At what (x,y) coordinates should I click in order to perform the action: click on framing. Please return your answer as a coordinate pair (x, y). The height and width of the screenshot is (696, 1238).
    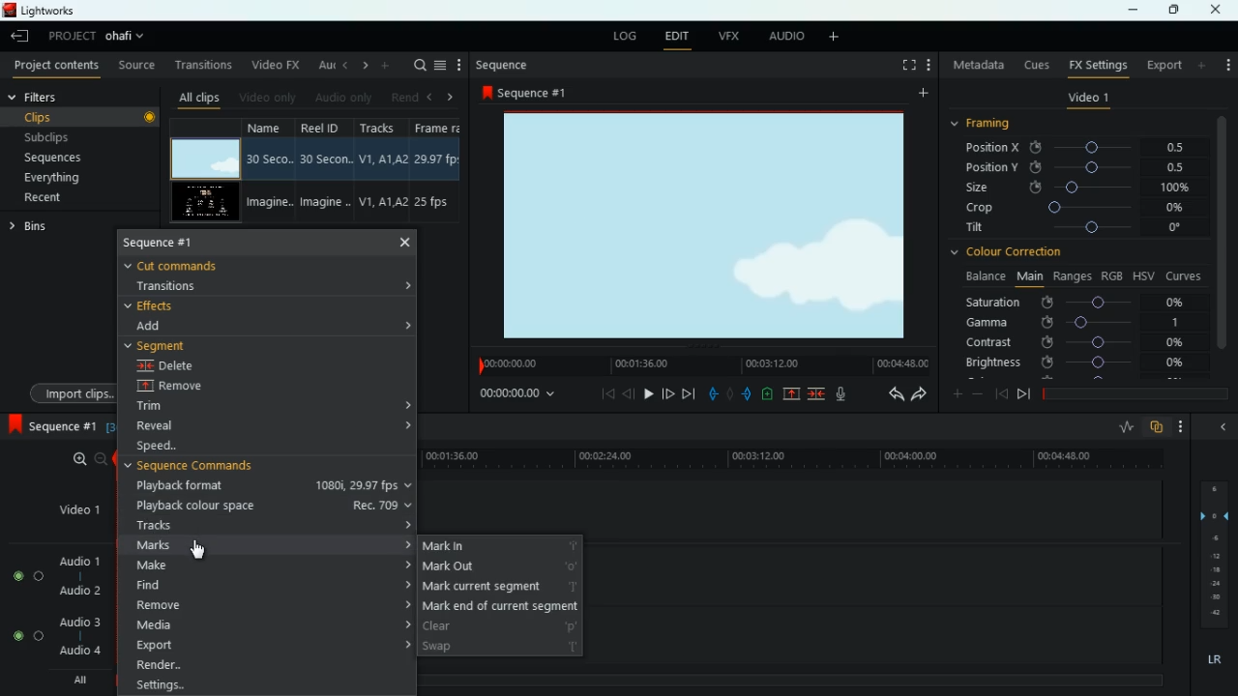
    Looking at the image, I should click on (983, 124).